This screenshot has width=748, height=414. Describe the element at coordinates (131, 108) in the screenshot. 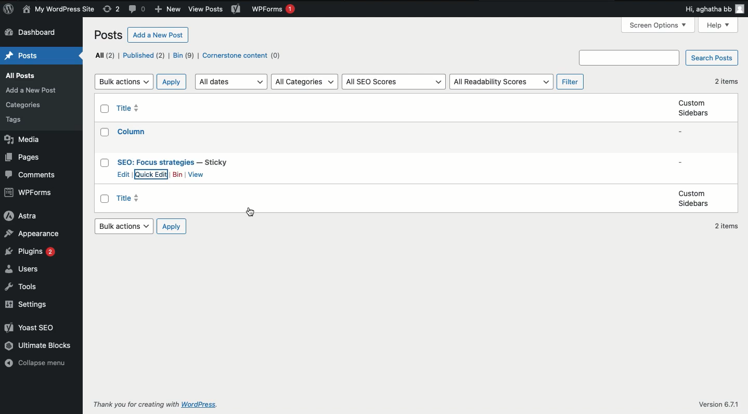

I see `Title` at that location.